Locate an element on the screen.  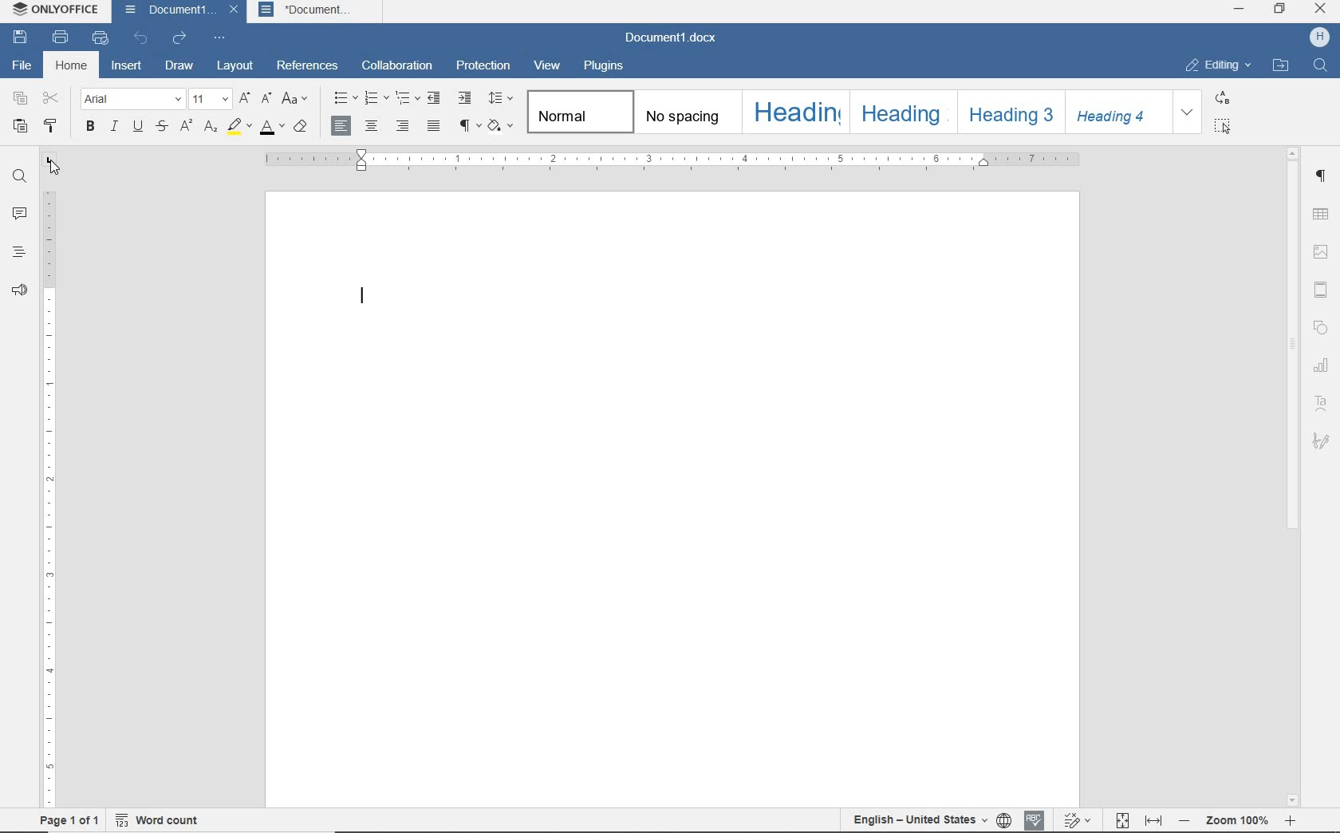
NONPRINTING CHARACTERS is located at coordinates (467, 127).